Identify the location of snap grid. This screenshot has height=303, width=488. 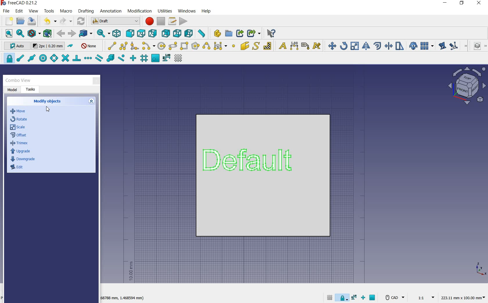
(143, 59).